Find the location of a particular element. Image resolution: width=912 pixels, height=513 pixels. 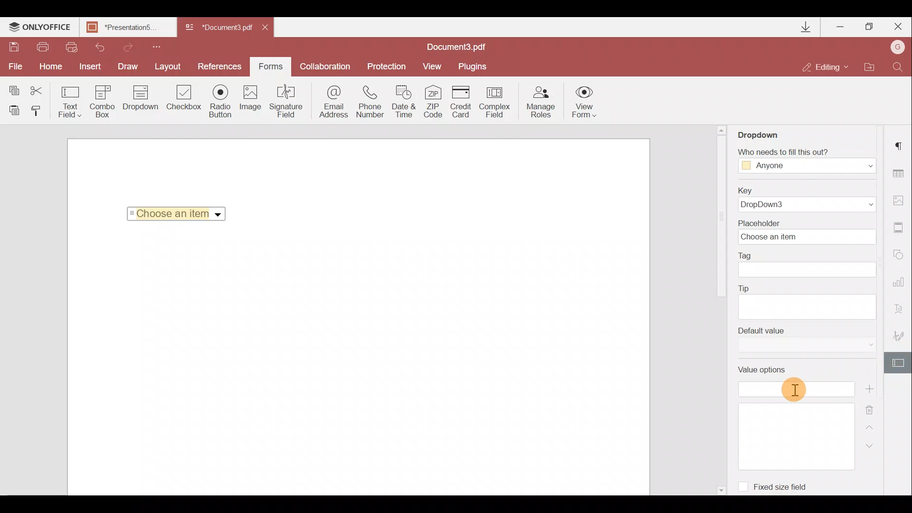

Scroll down is located at coordinates (720, 489).